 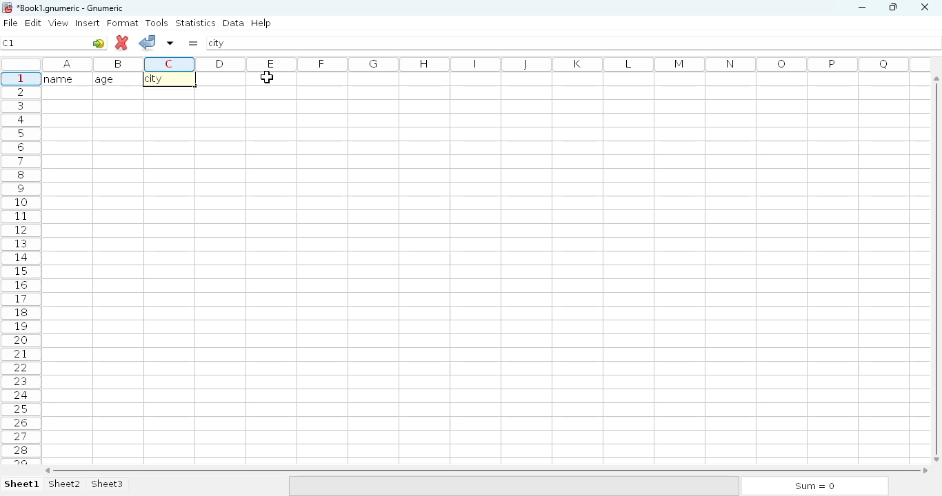 I want to click on tools, so click(x=157, y=23).